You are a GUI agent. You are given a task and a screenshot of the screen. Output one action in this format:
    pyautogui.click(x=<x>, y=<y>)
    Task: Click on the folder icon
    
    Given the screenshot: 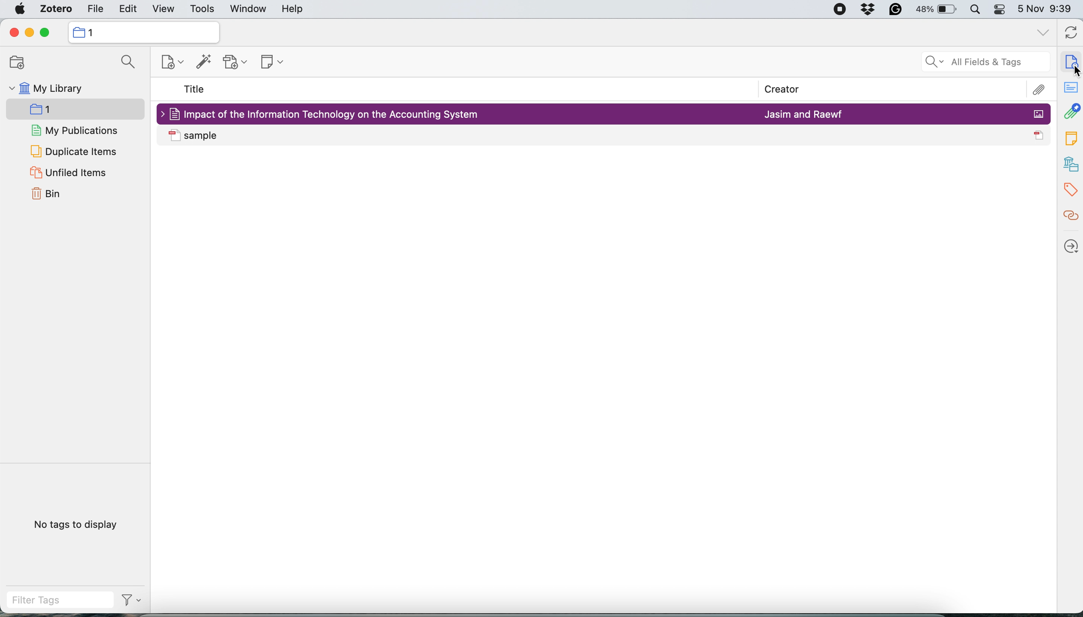 What is the action you would take?
    pyautogui.click(x=78, y=32)
    